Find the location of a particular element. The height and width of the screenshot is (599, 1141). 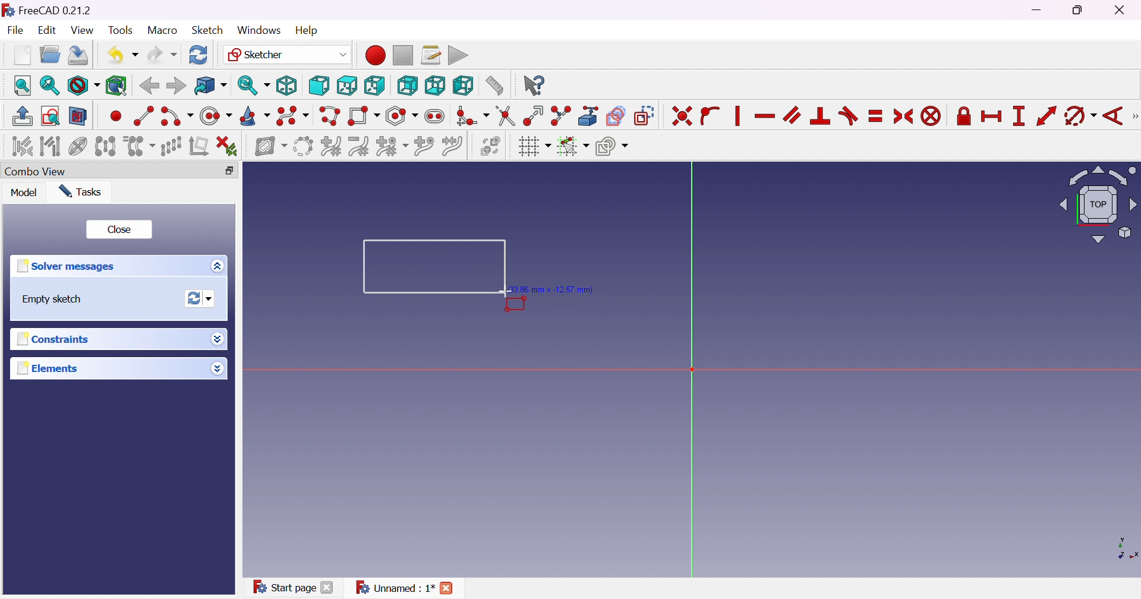

Constrain perpendicular is located at coordinates (821, 116).